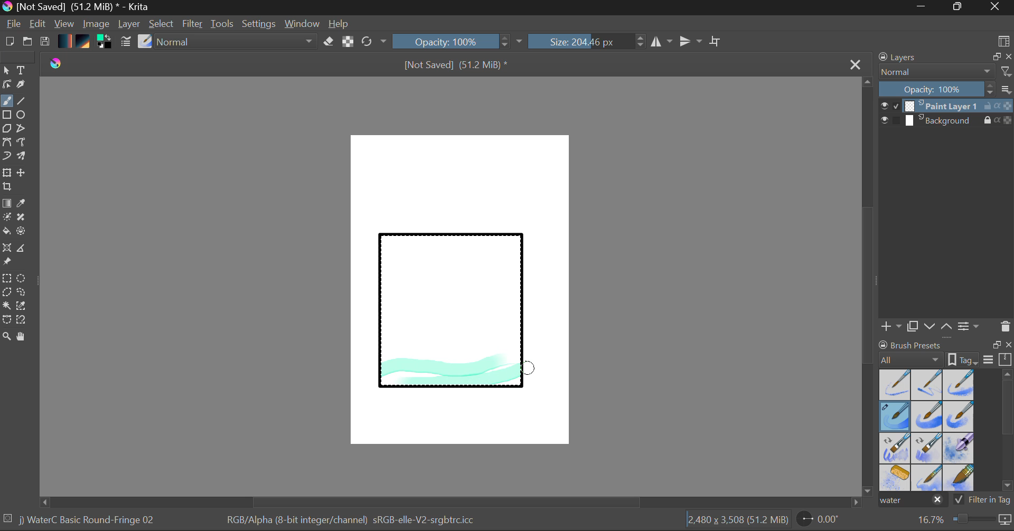 The image size is (1014, 531). Describe the element at coordinates (22, 101) in the screenshot. I see `Line` at that location.